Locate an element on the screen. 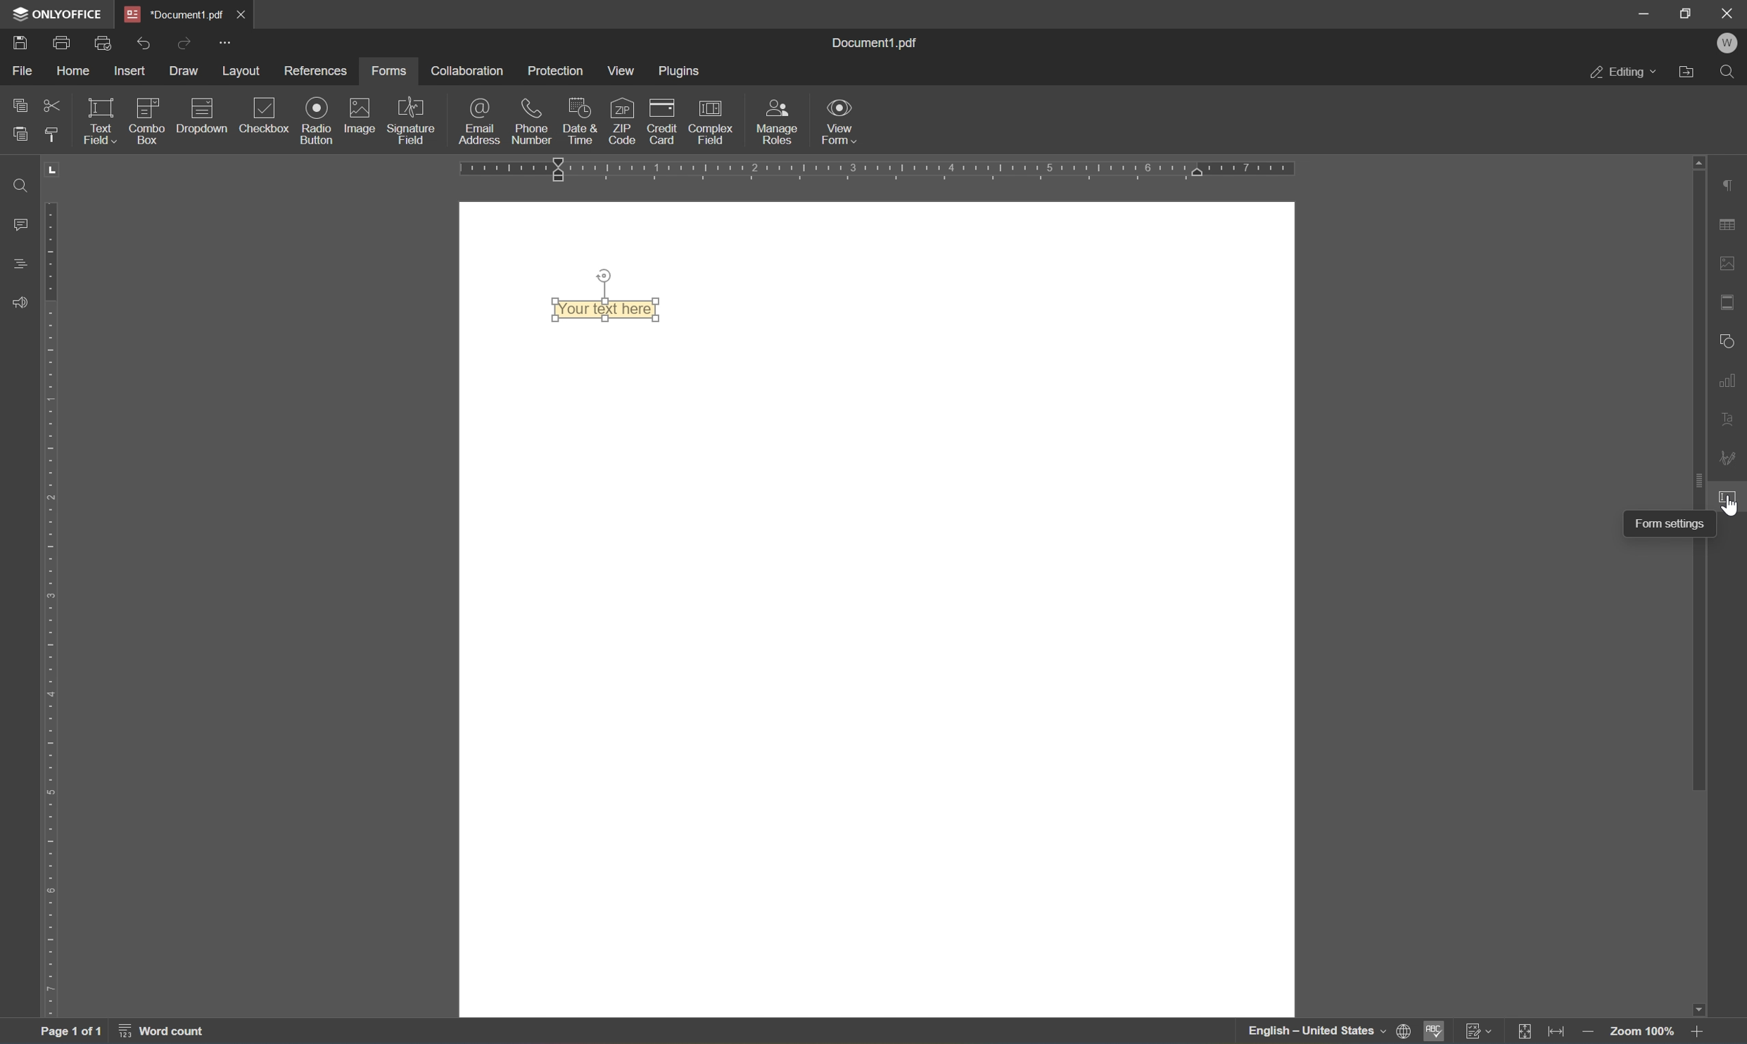  word count is located at coordinates (160, 1033).